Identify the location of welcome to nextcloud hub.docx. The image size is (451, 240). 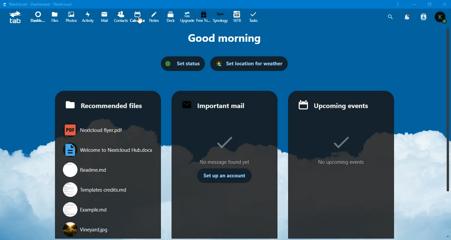
(110, 150).